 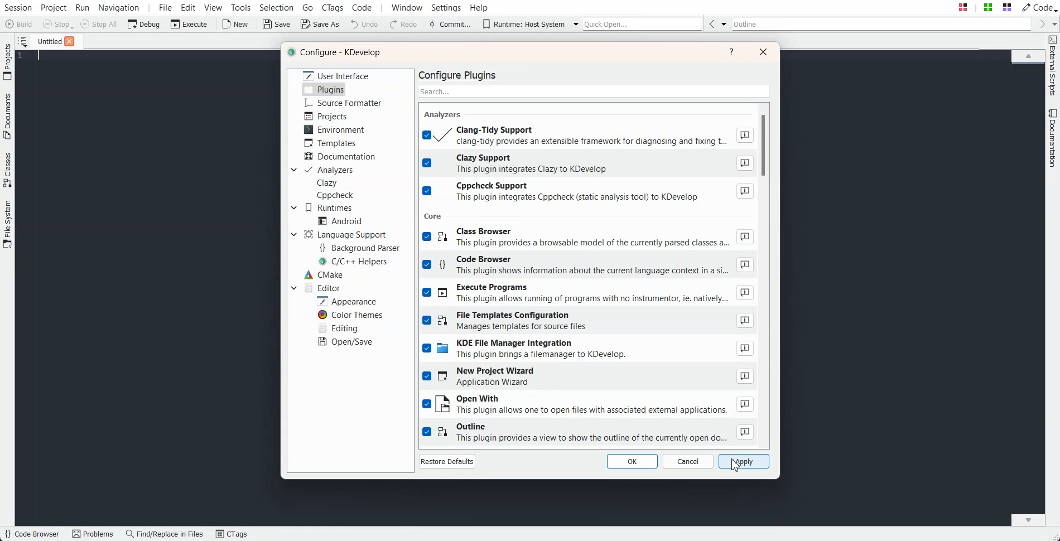 I want to click on CTags, so click(x=232, y=534).